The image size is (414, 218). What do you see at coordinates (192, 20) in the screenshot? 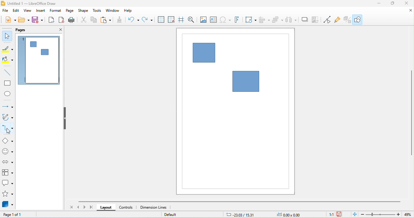
I see `zoom and pan` at bounding box center [192, 20].